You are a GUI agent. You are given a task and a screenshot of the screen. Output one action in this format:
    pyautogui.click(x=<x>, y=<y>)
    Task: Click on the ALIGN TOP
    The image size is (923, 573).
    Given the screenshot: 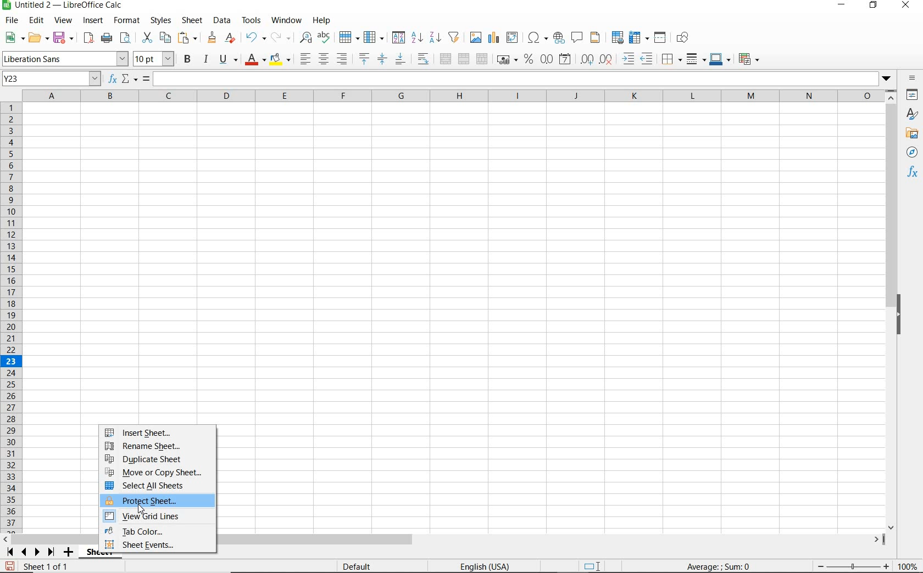 What is the action you would take?
    pyautogui.click(x=364, y=59)
    